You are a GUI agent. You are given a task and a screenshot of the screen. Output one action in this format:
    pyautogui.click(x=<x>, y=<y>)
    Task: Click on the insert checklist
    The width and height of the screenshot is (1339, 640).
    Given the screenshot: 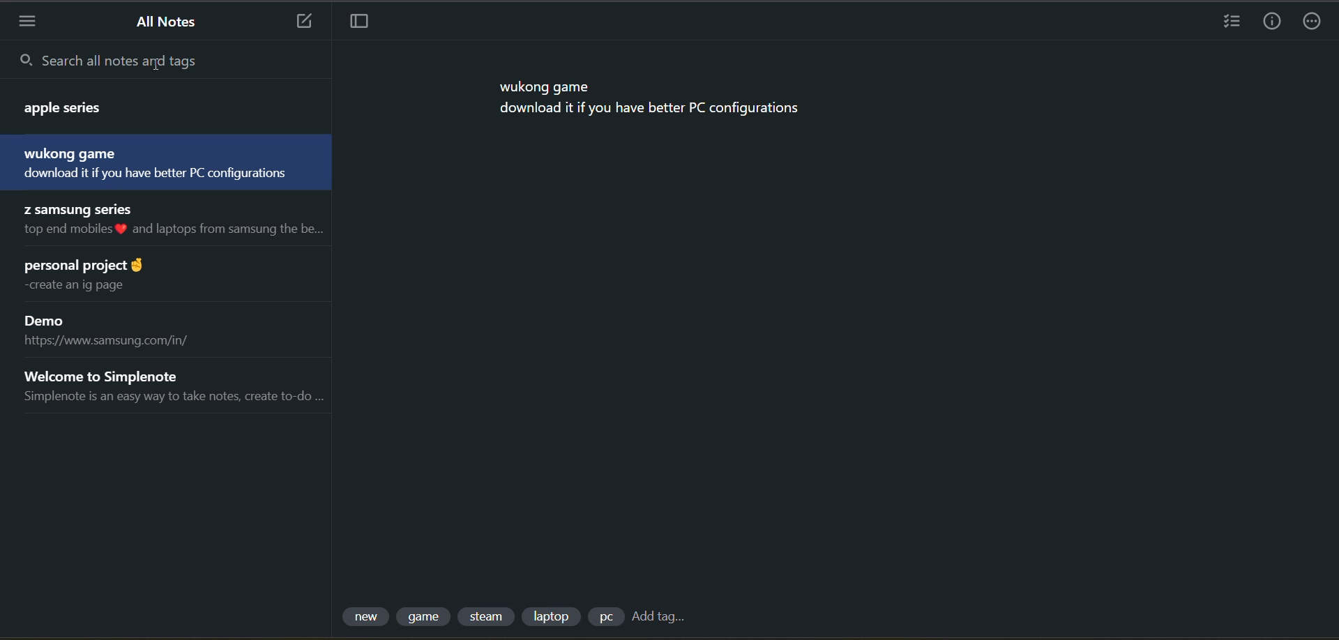 What is the action you would take?
    pyautogui.click(x=1226, y=22)
    